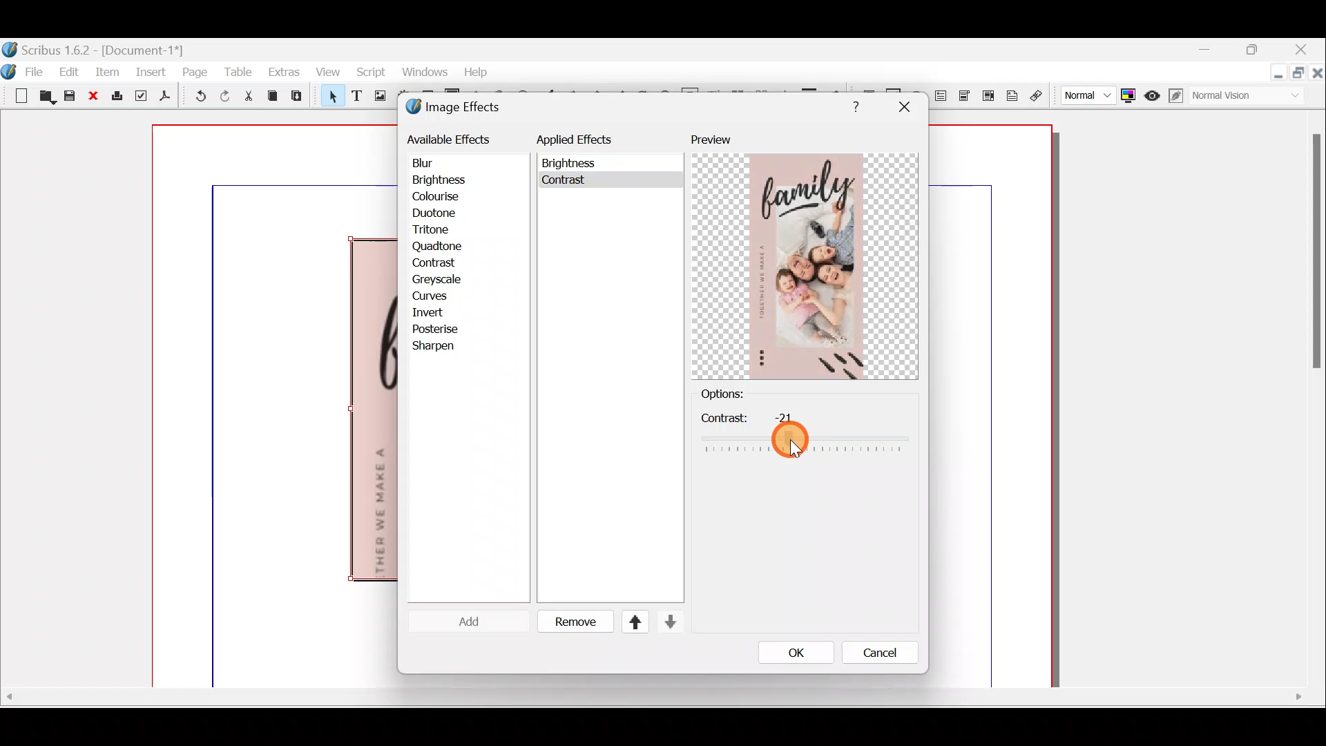  Describe the element at coordinates (1084, 94) in the screenshot. I see `Select image preview quality` at that location.